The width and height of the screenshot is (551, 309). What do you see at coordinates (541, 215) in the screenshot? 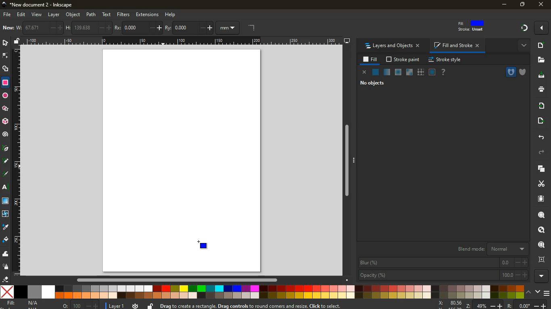
I see `search` at bounding box center [541, 215].